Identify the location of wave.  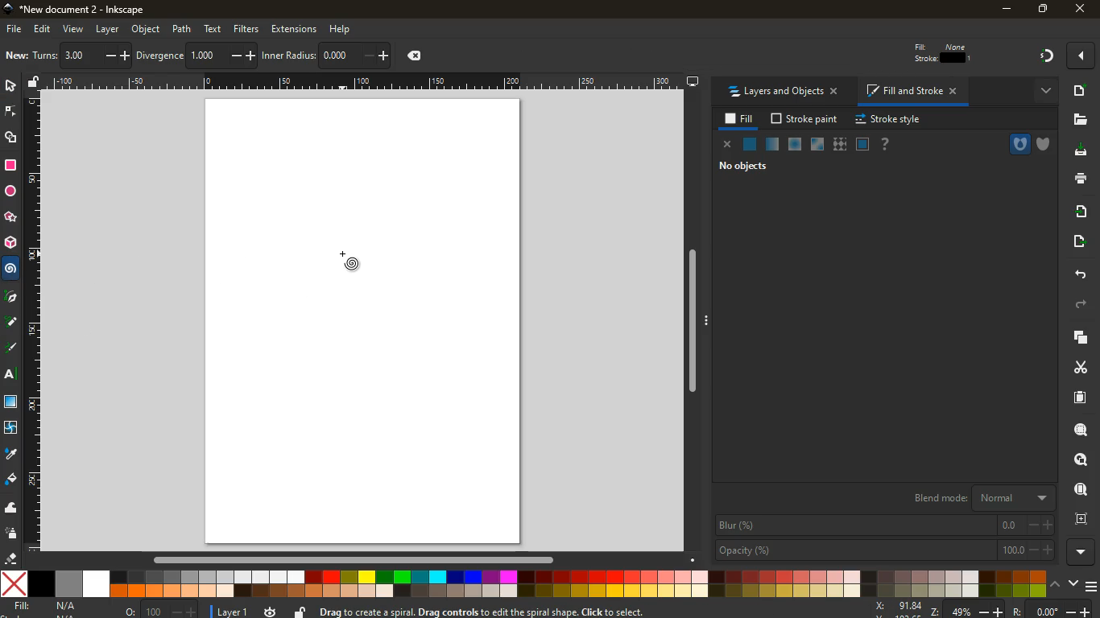
(11, 508).